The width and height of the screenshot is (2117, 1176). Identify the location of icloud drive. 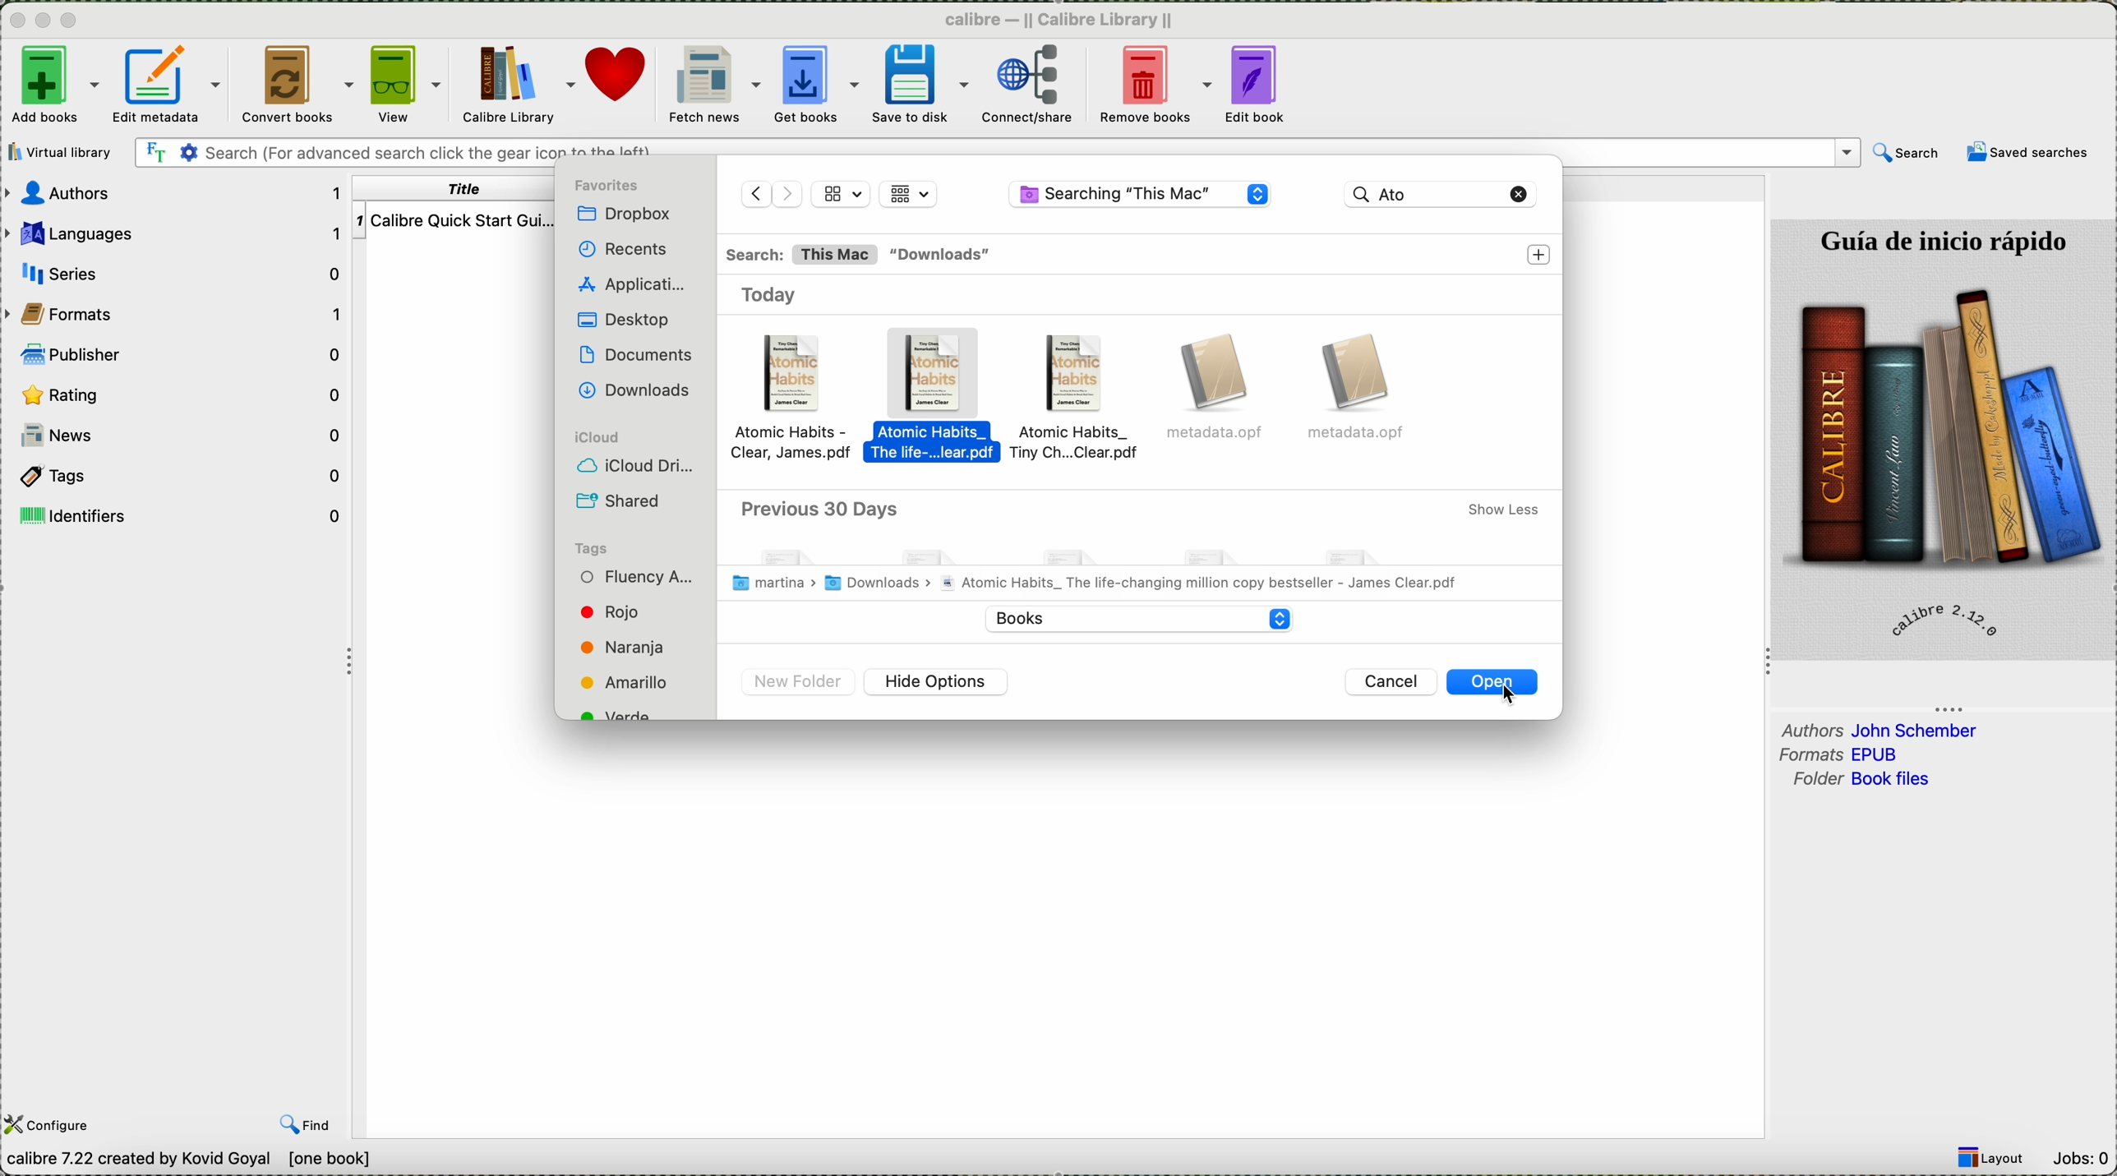
(639, 465).